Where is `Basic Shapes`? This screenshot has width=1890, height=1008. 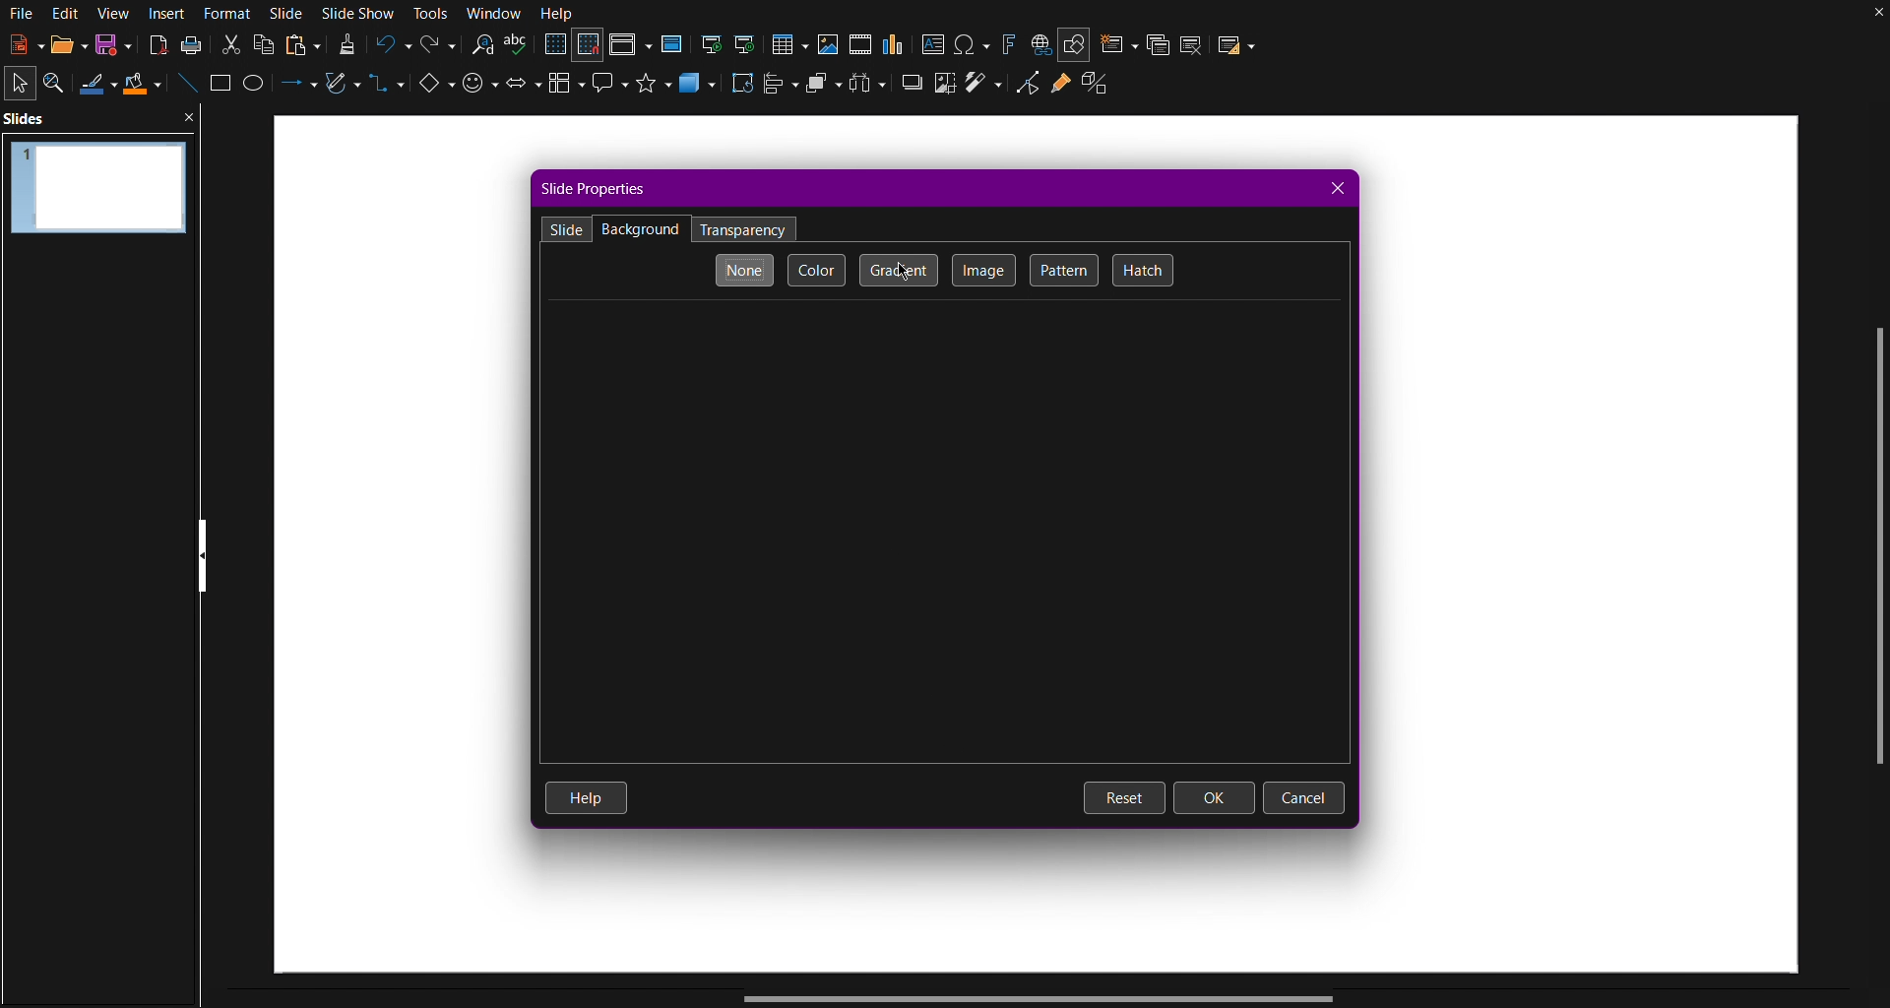 Basic Shapes is located at coordinates (433, 90).